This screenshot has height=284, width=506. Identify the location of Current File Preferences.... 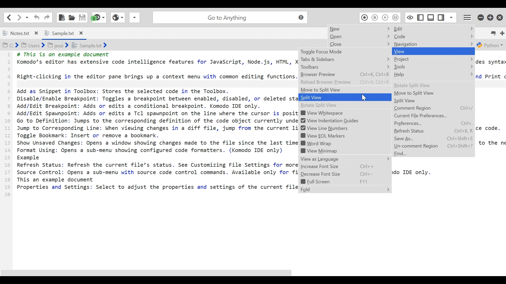
(434, 116).